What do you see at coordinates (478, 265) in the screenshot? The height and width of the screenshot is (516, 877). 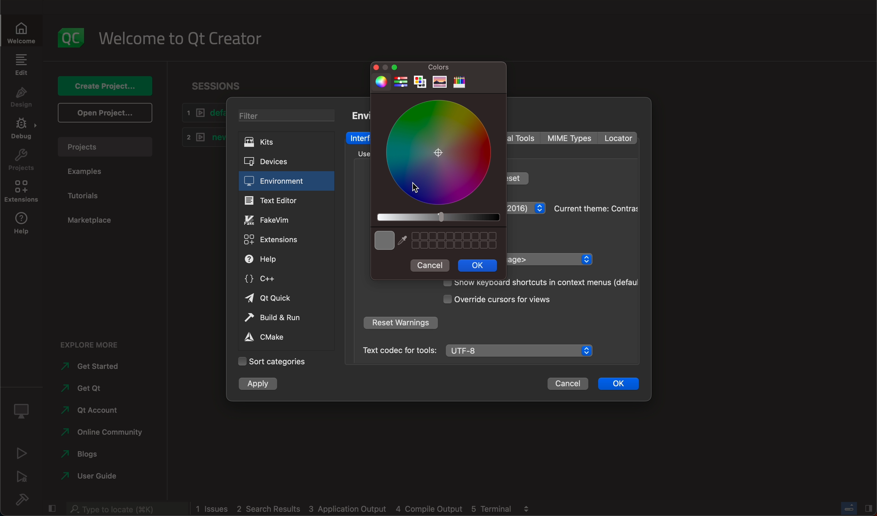 I see `ok` at bounding box center [478, 265].